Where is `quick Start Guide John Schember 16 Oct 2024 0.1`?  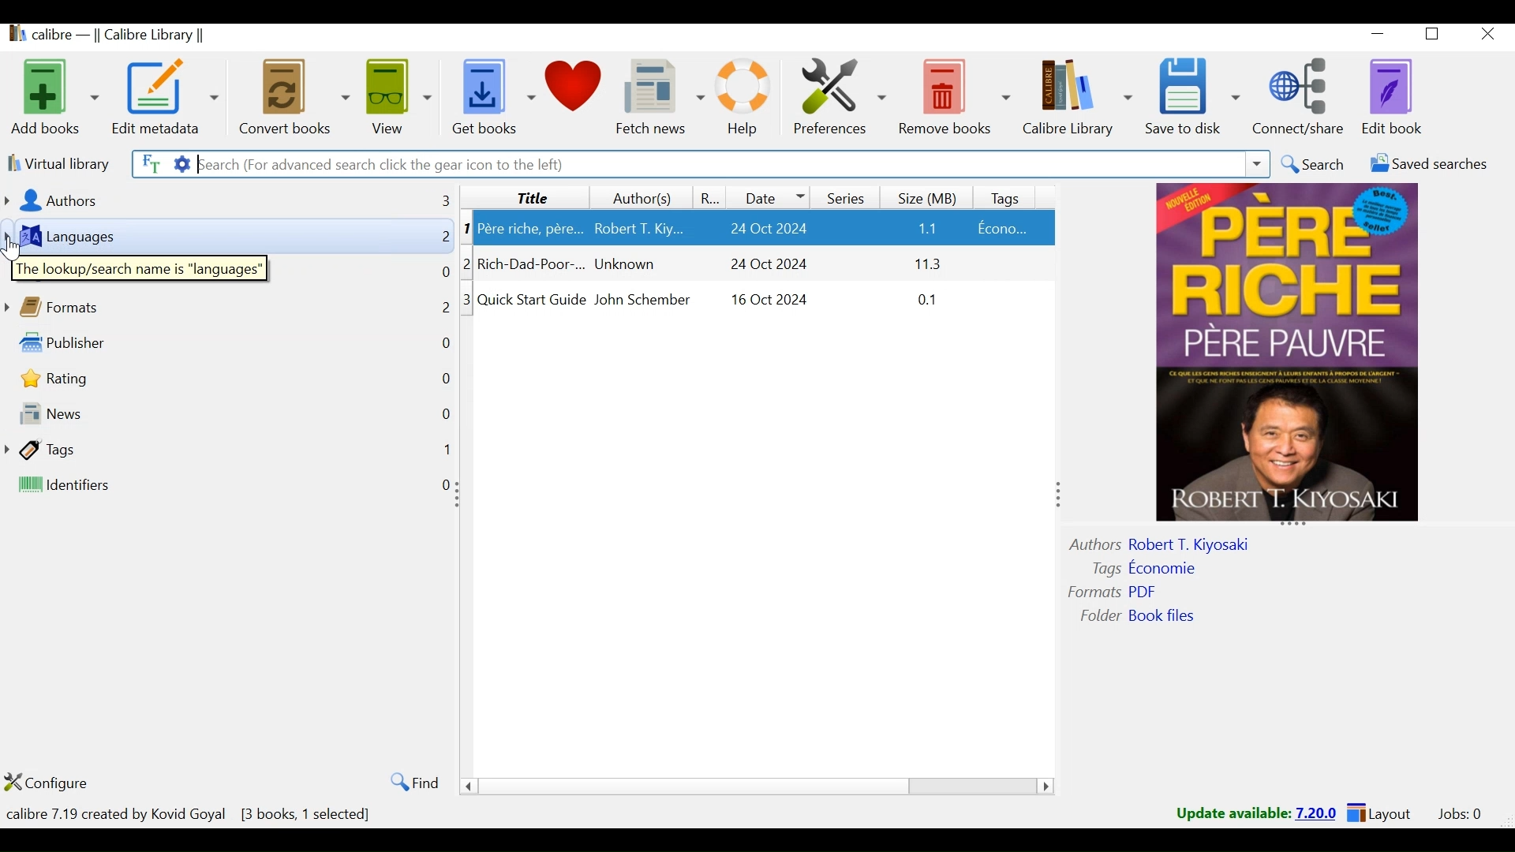 quick Start Guide John Schember 16 Oct 2024 0.1 is located at coordinates (766, 307).